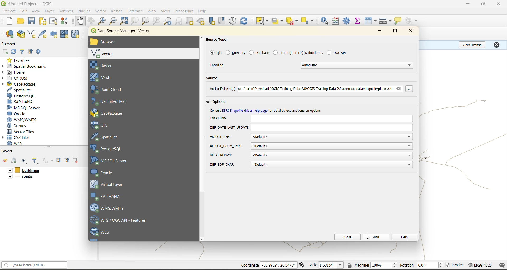 The height and width of the screenshot is (270, 507). I want to click on database, so click(259, 52).